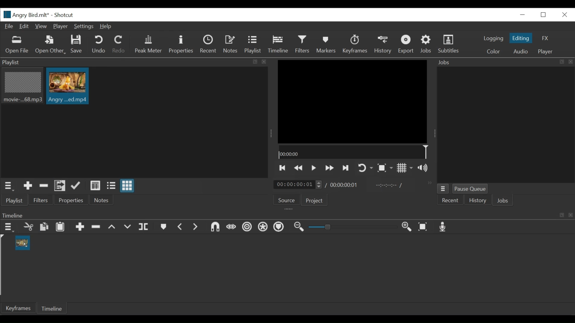  What do you see at coordinates (520, 51) in the screenshot?
I see `Audio` at bounding box center [520, 51].